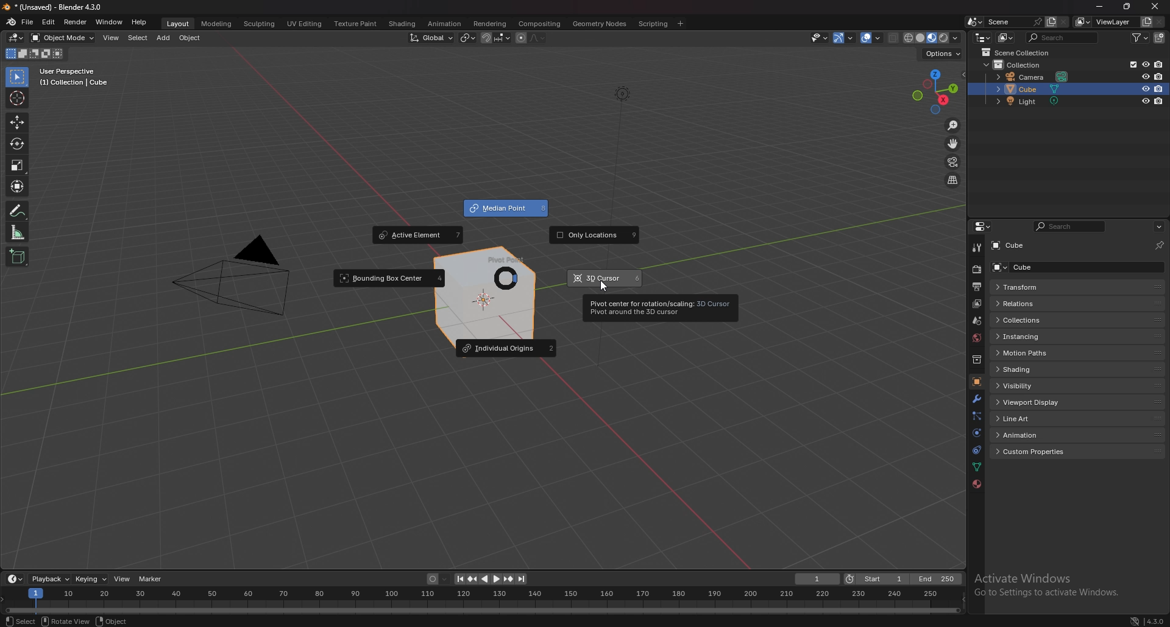  Describe the element at coordinates (1029, 89) in the screenshot. I see `cube` at that location.